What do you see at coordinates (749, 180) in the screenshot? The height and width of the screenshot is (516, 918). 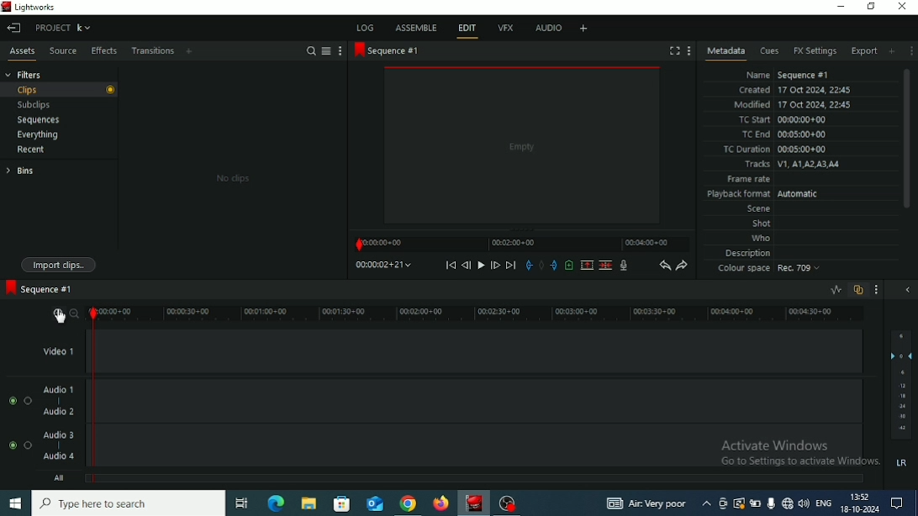 I see `Frame rate` at bounding box center [749, 180].